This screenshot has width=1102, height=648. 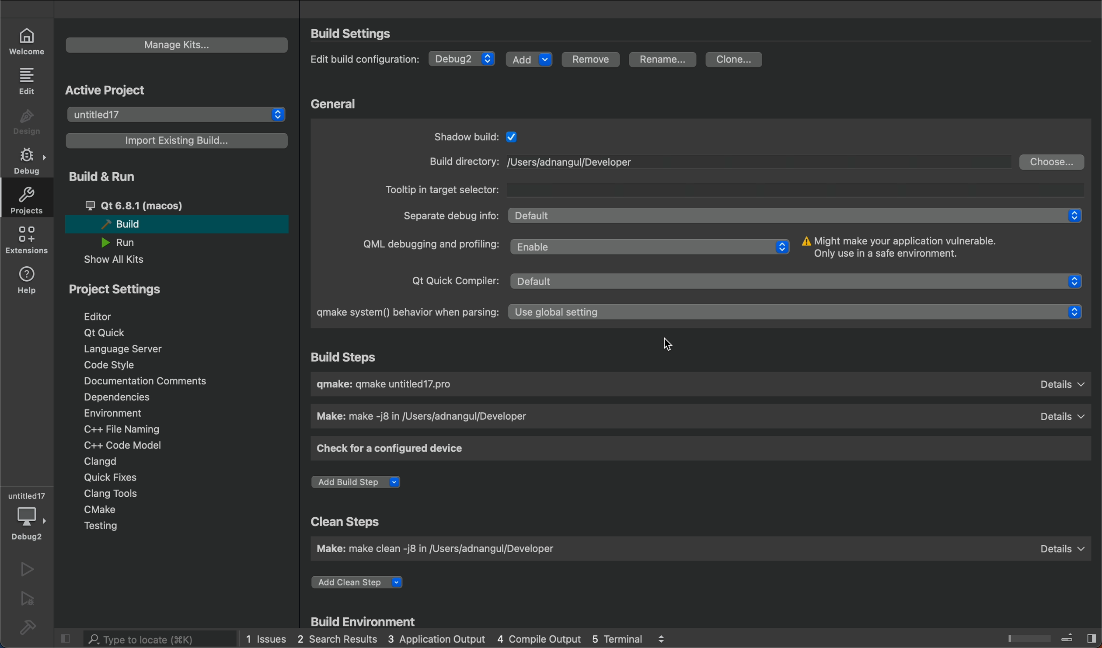 I want to click on new build type, so click(x=27, y=519).